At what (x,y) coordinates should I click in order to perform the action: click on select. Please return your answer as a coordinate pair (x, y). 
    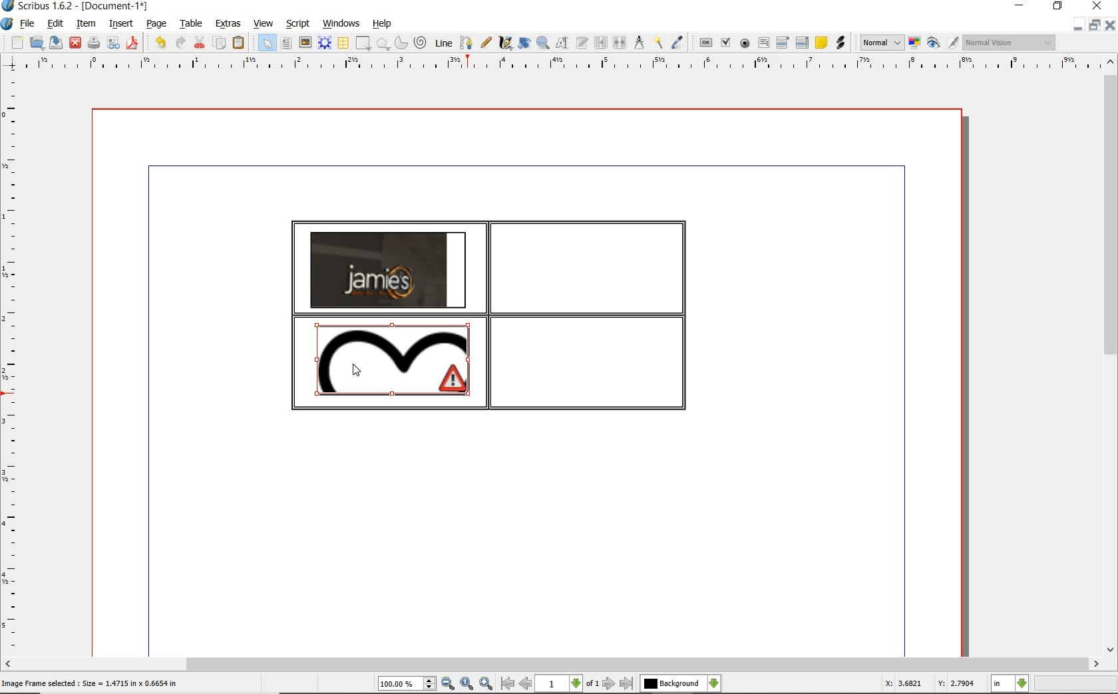
    Looking at the image, I should click on (269, 46).